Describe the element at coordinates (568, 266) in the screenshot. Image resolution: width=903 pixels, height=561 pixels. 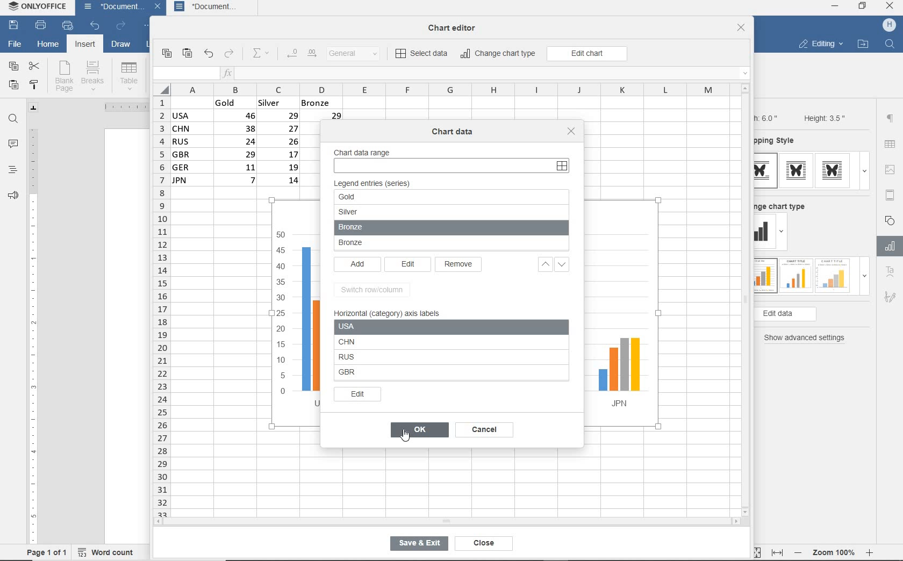
I see `down` at that location.